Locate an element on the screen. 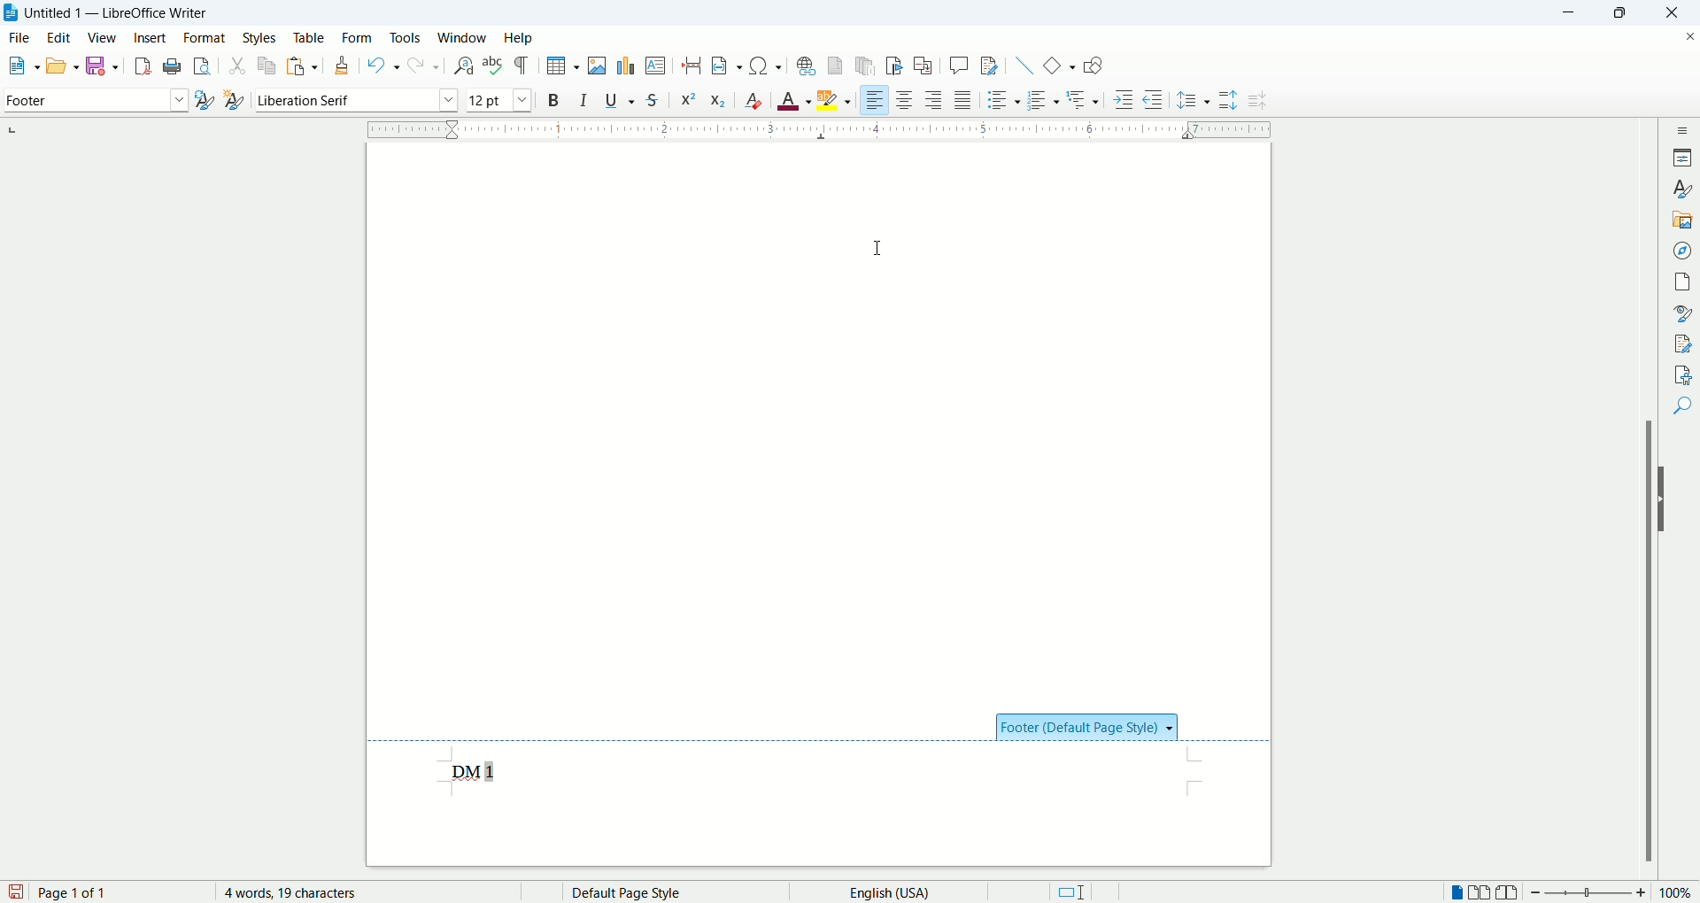  align center is located at coordinates (909, 101).